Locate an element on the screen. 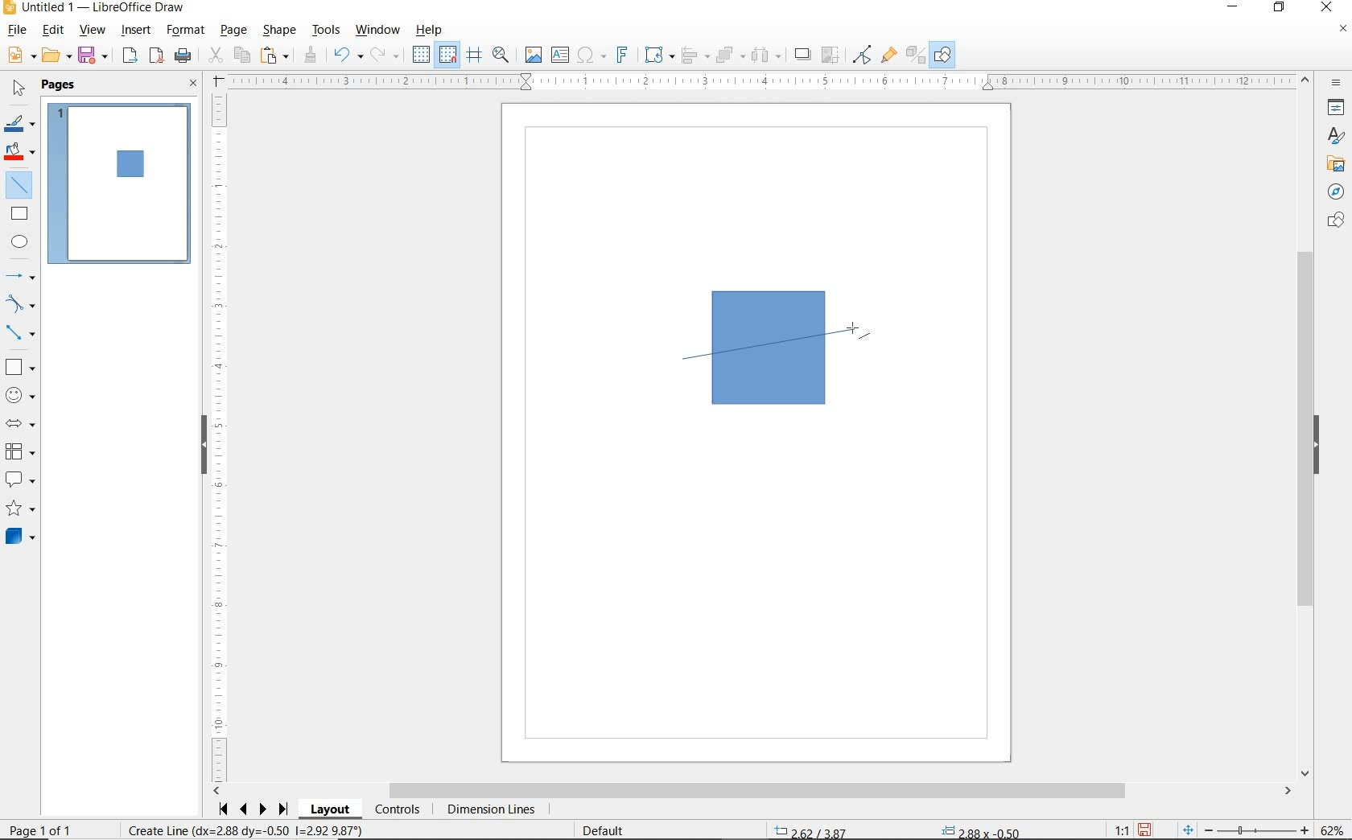  CUT is located at coordinates (215, 56).